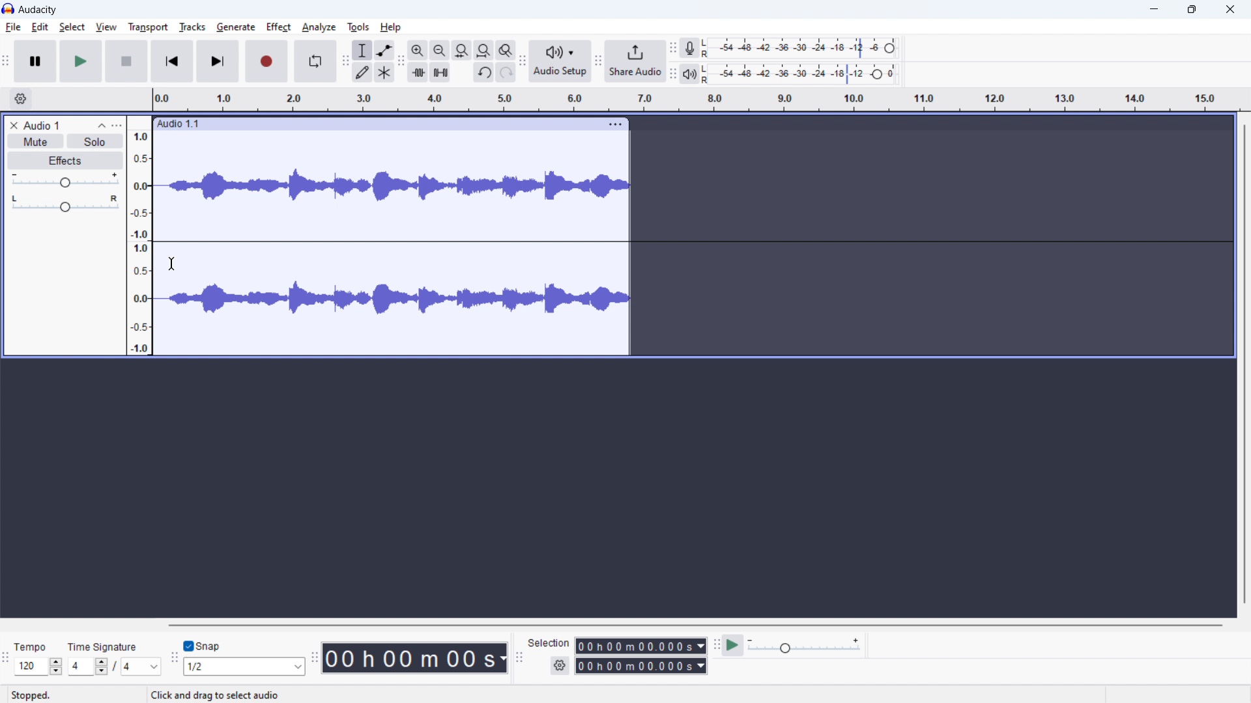  Describe the element at coordinates (418, 49) in the screenshot. I see `zoom in` at that location.